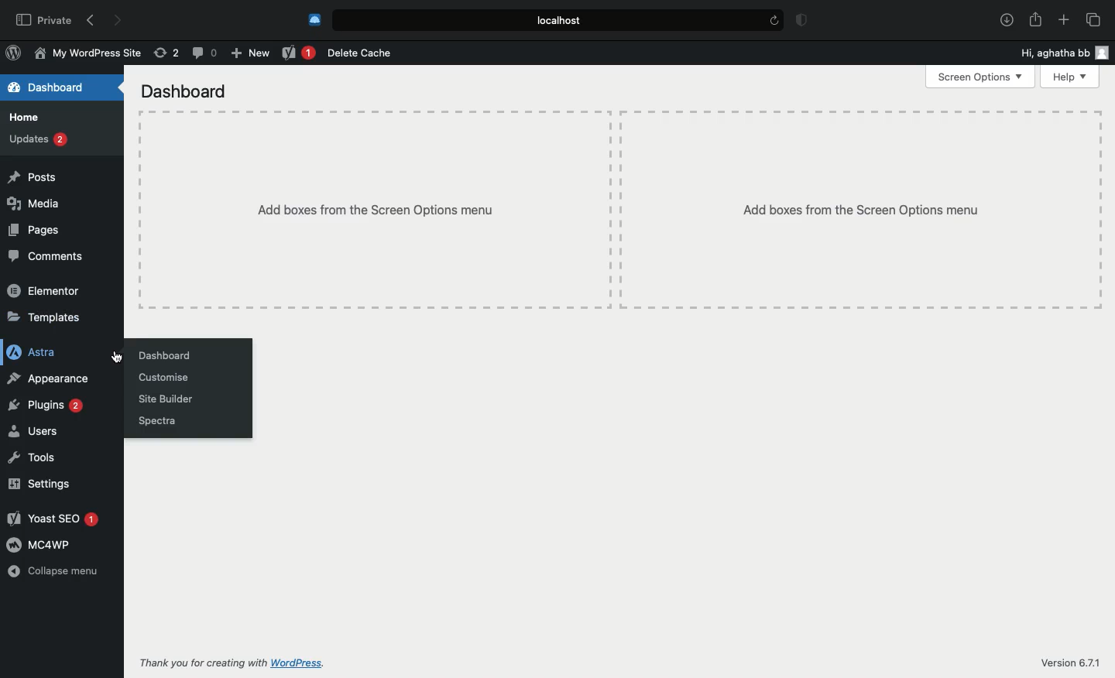  What do you see at coordinates (315, 20) in the screenshot?
I see `Cold turkey` at bounding box center [315, 20].